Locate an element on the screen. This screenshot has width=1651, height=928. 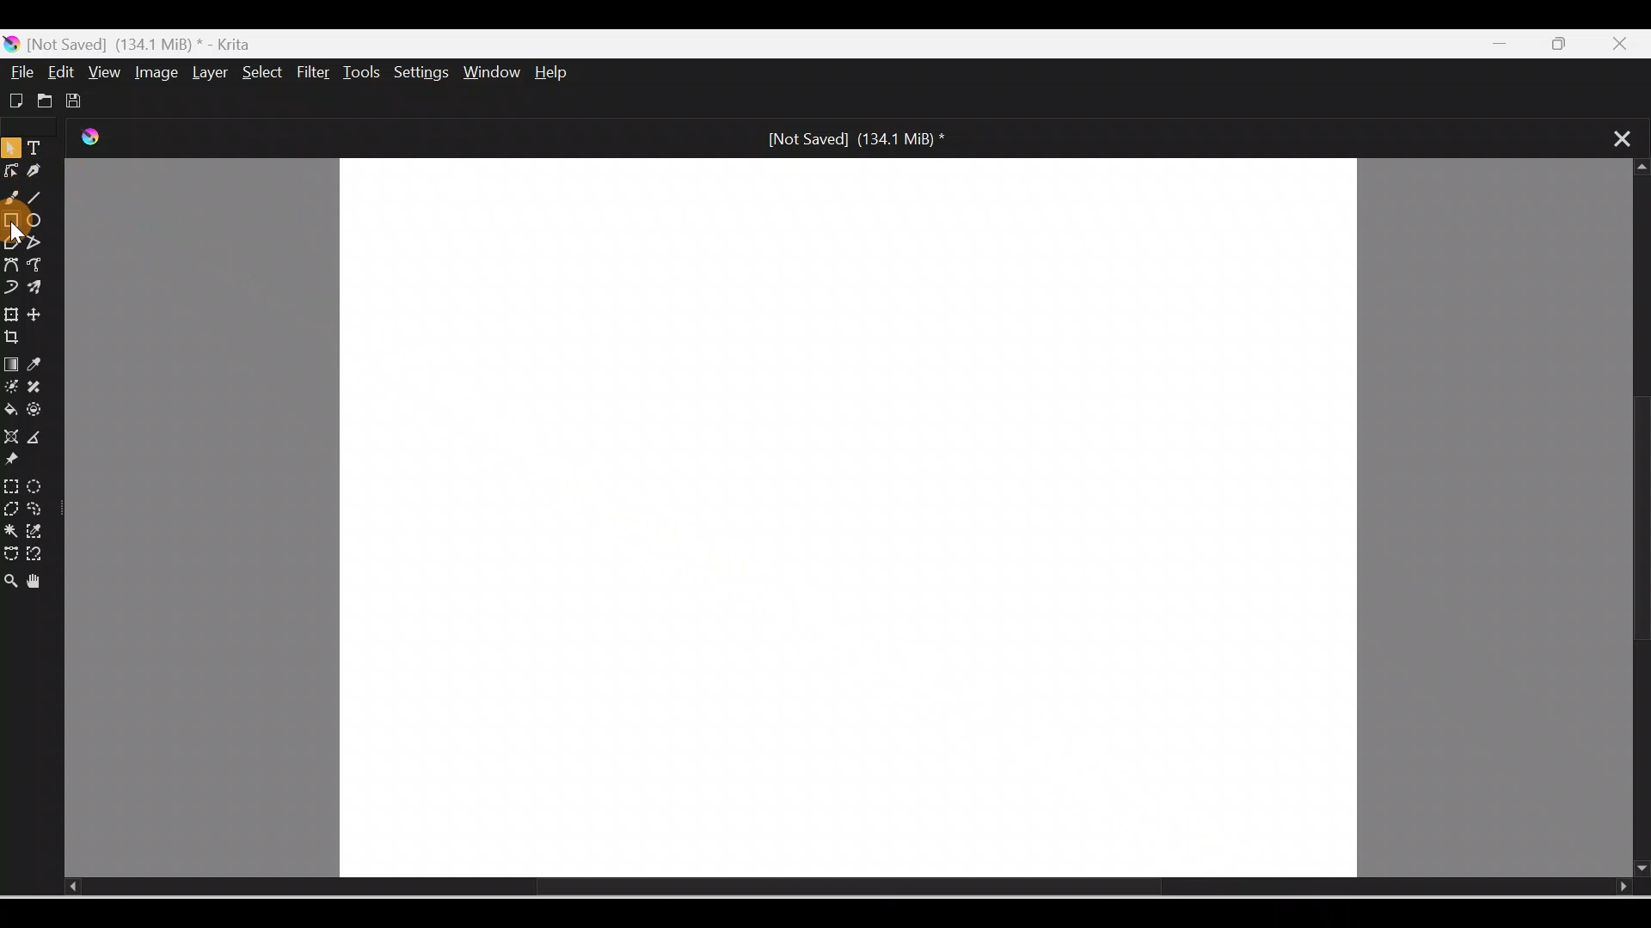
Canvas is located at coordinates (850, 516).